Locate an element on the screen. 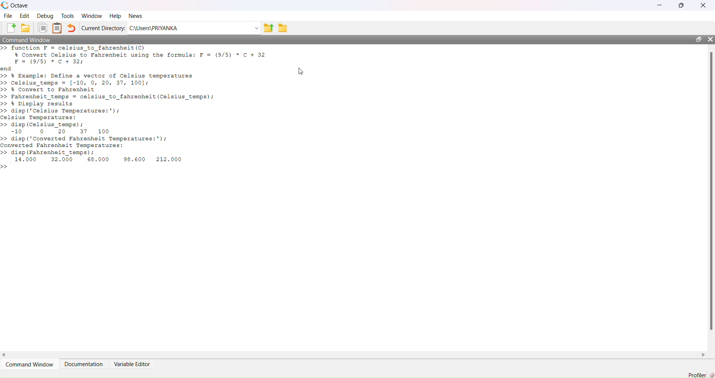 This screenshot has height=378, width=715. close is located at coordinates (711, 39).